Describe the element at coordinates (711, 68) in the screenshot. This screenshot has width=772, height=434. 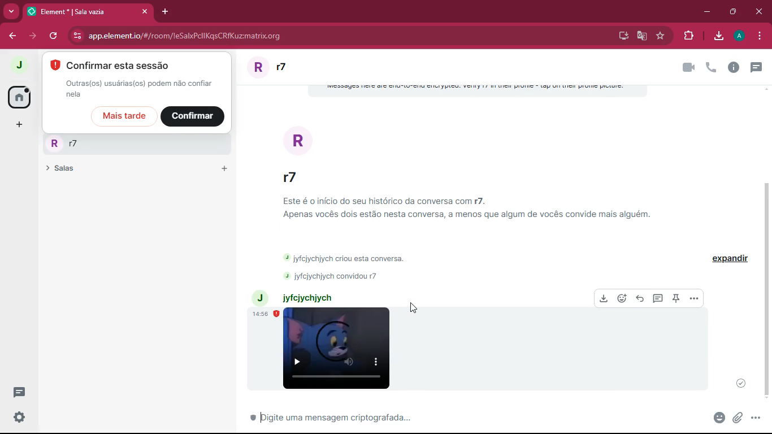
I see `new message` at that location.